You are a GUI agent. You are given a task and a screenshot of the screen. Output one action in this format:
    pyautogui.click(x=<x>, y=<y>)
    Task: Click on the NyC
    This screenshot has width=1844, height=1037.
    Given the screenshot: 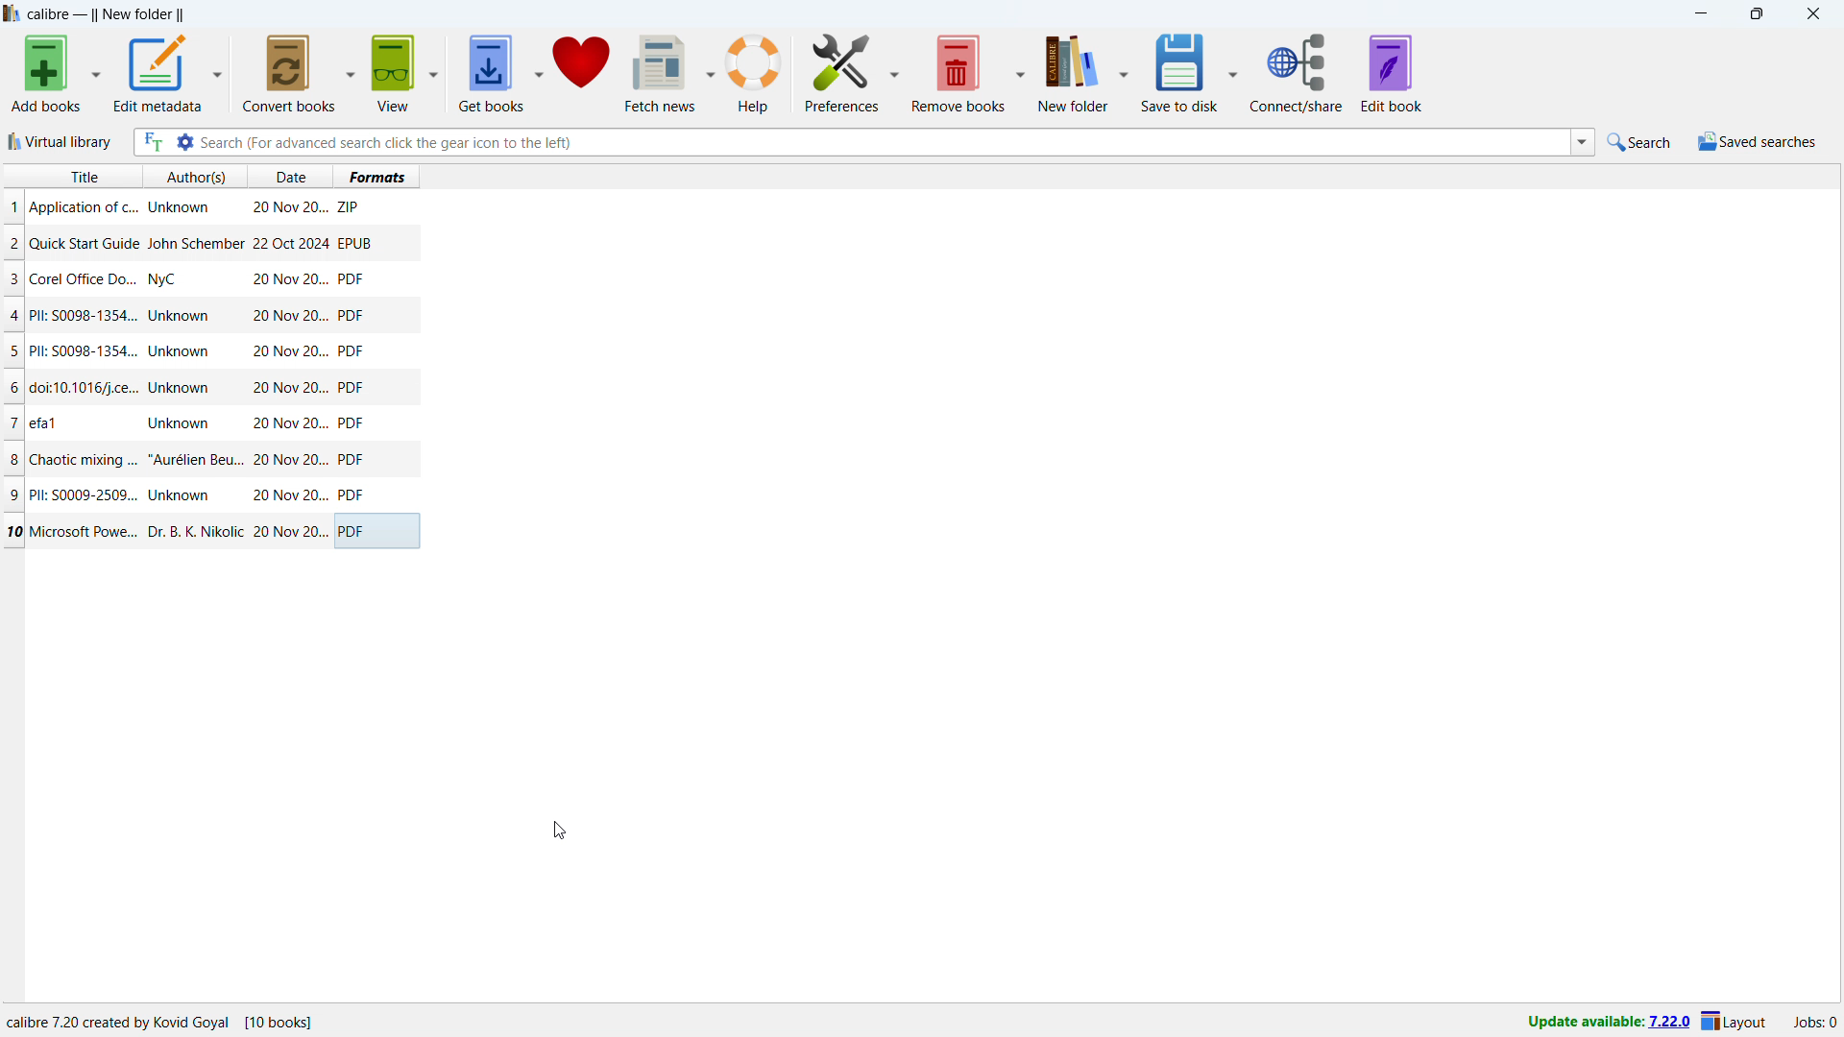 What is the action you would take?
    pyautogui.click(x=162, y=279)
    